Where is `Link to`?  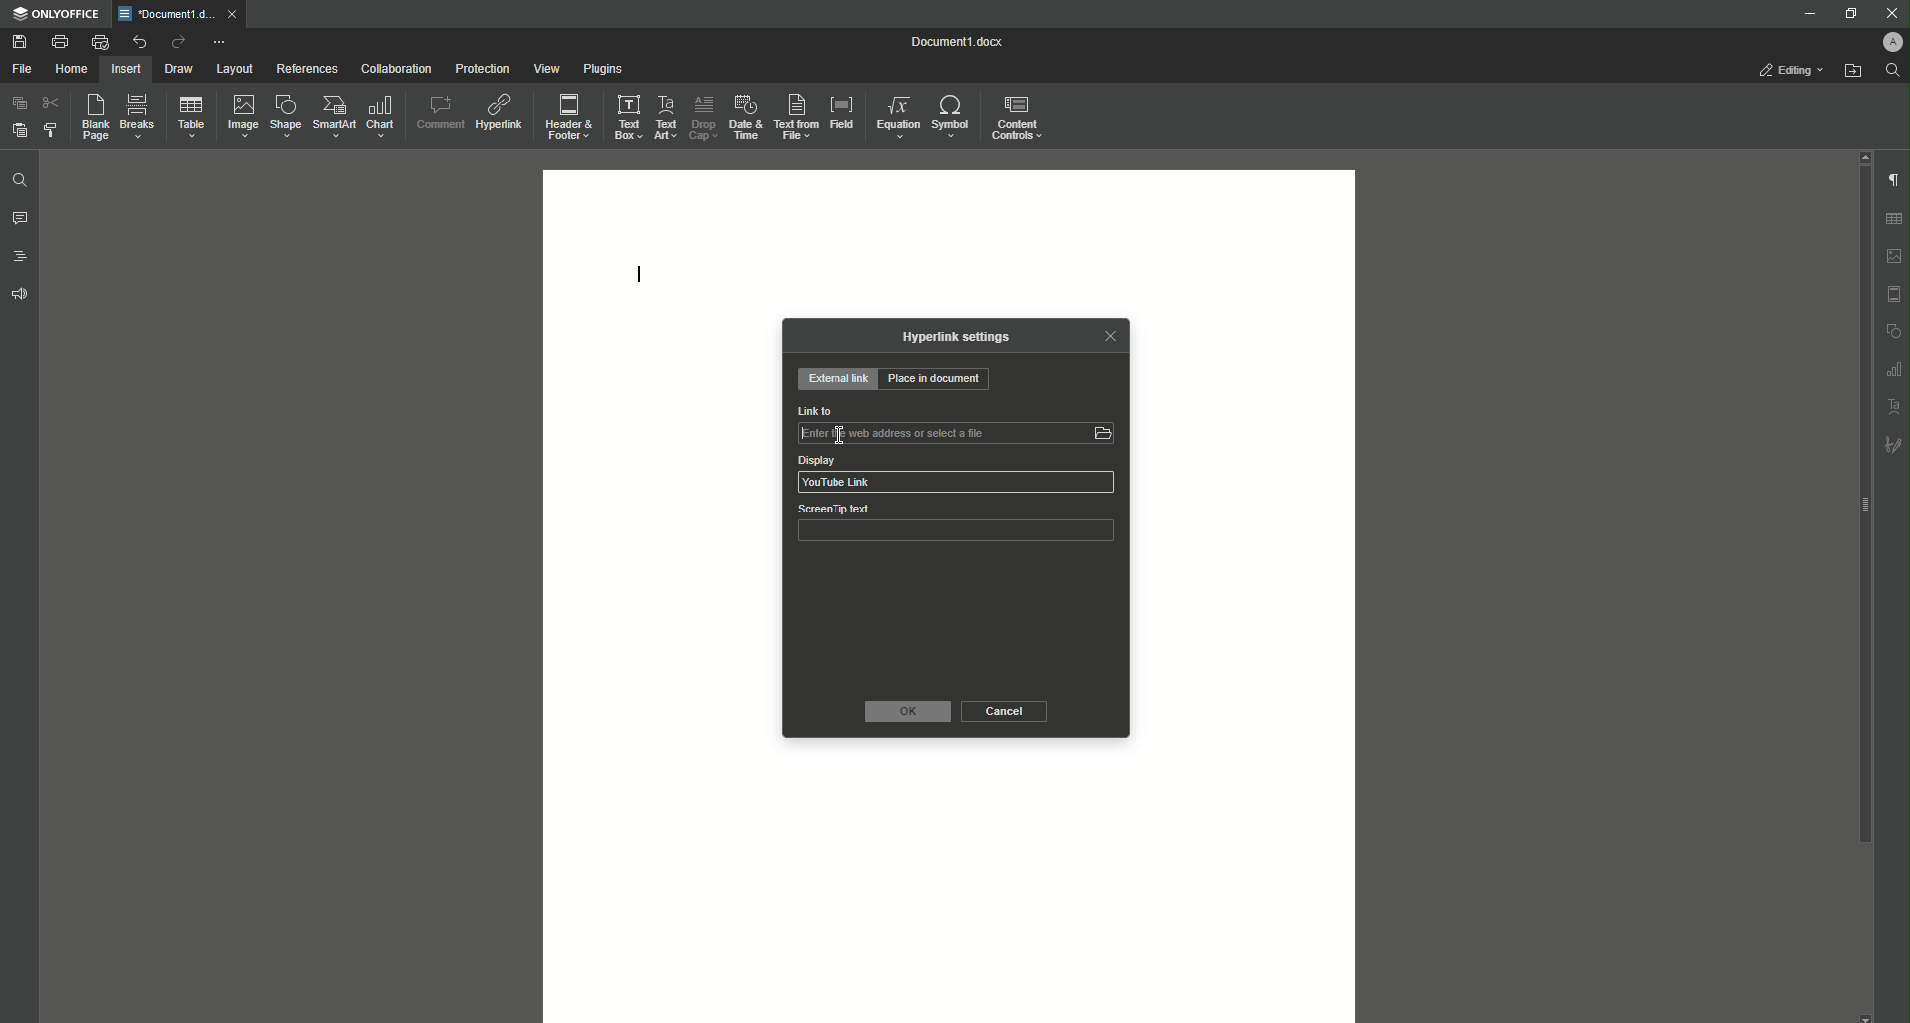 Link to is located at coordinates (815, 410).